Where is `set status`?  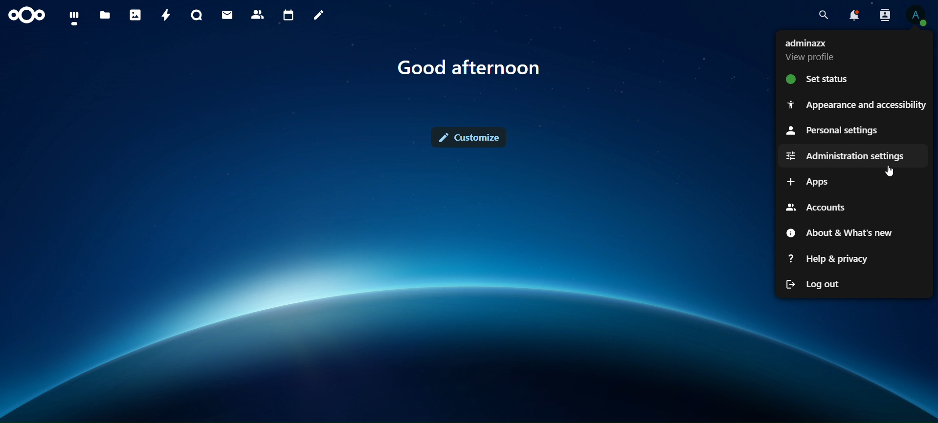
set status is located at coordinates (820, 81).